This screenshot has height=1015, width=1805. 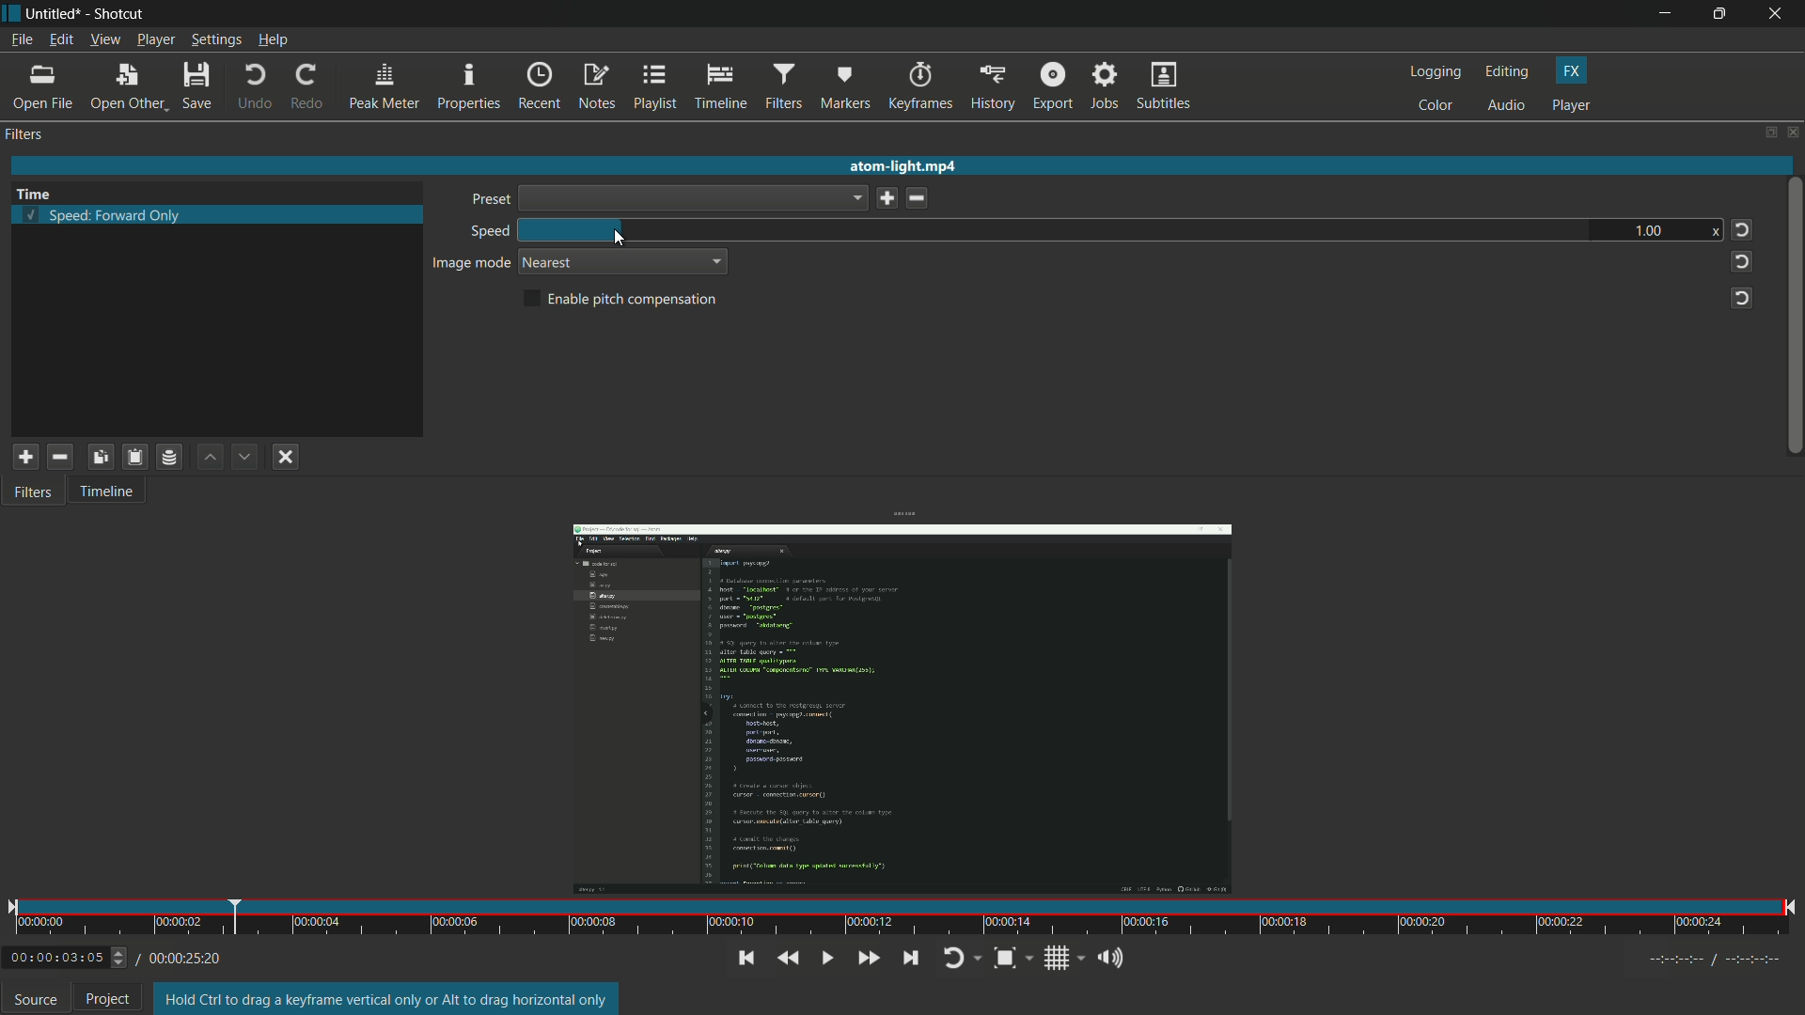 What do you see at coordinates (11, 12) in the screenshot?
I see `shotcut icon` at bounding box center [11, 12].